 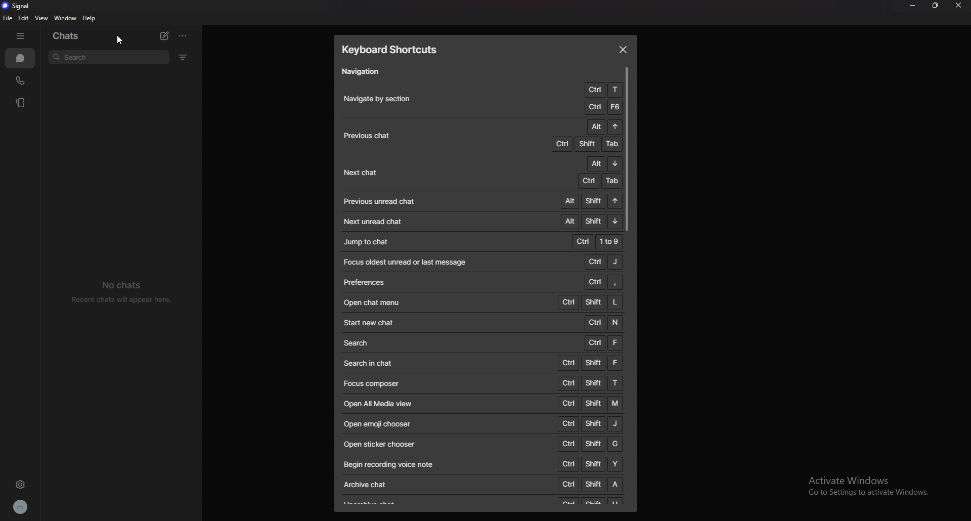 I want to click on stories, so click(x=20, y=103).